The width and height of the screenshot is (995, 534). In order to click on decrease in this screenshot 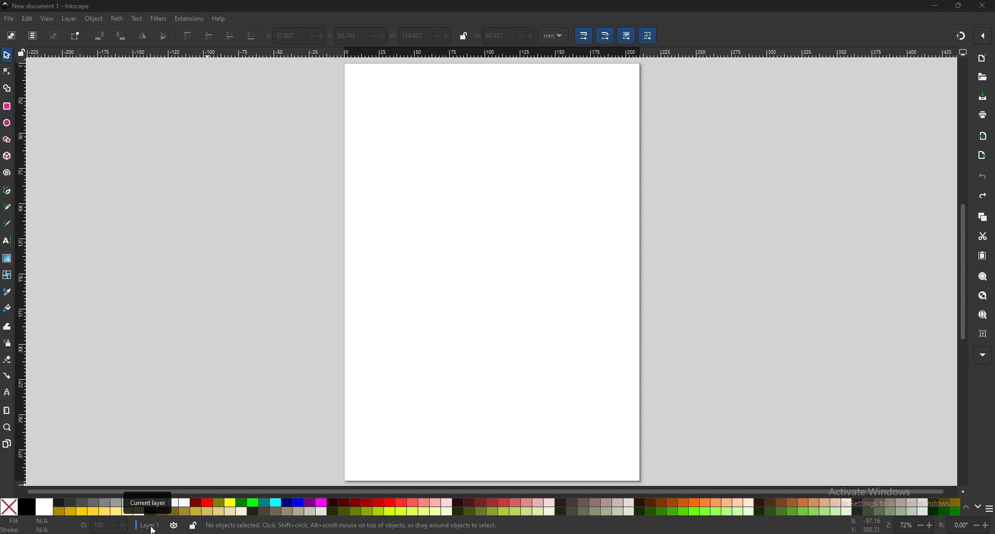, I will do `click(435, 36)`.